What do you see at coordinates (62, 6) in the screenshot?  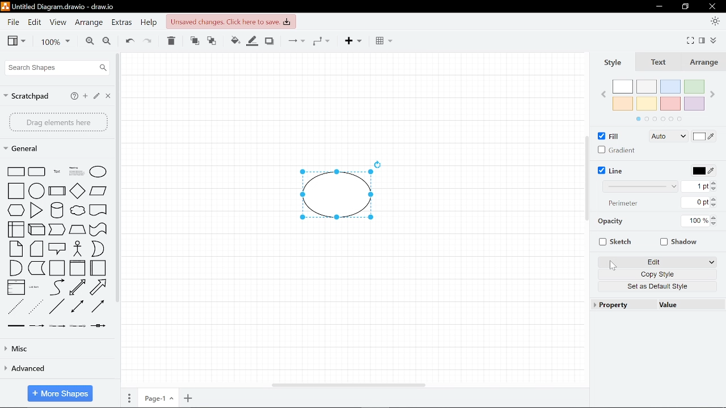 I see `Current file - Untitled Diagram.drawio - draw.io` at bounding box center [62, 6].